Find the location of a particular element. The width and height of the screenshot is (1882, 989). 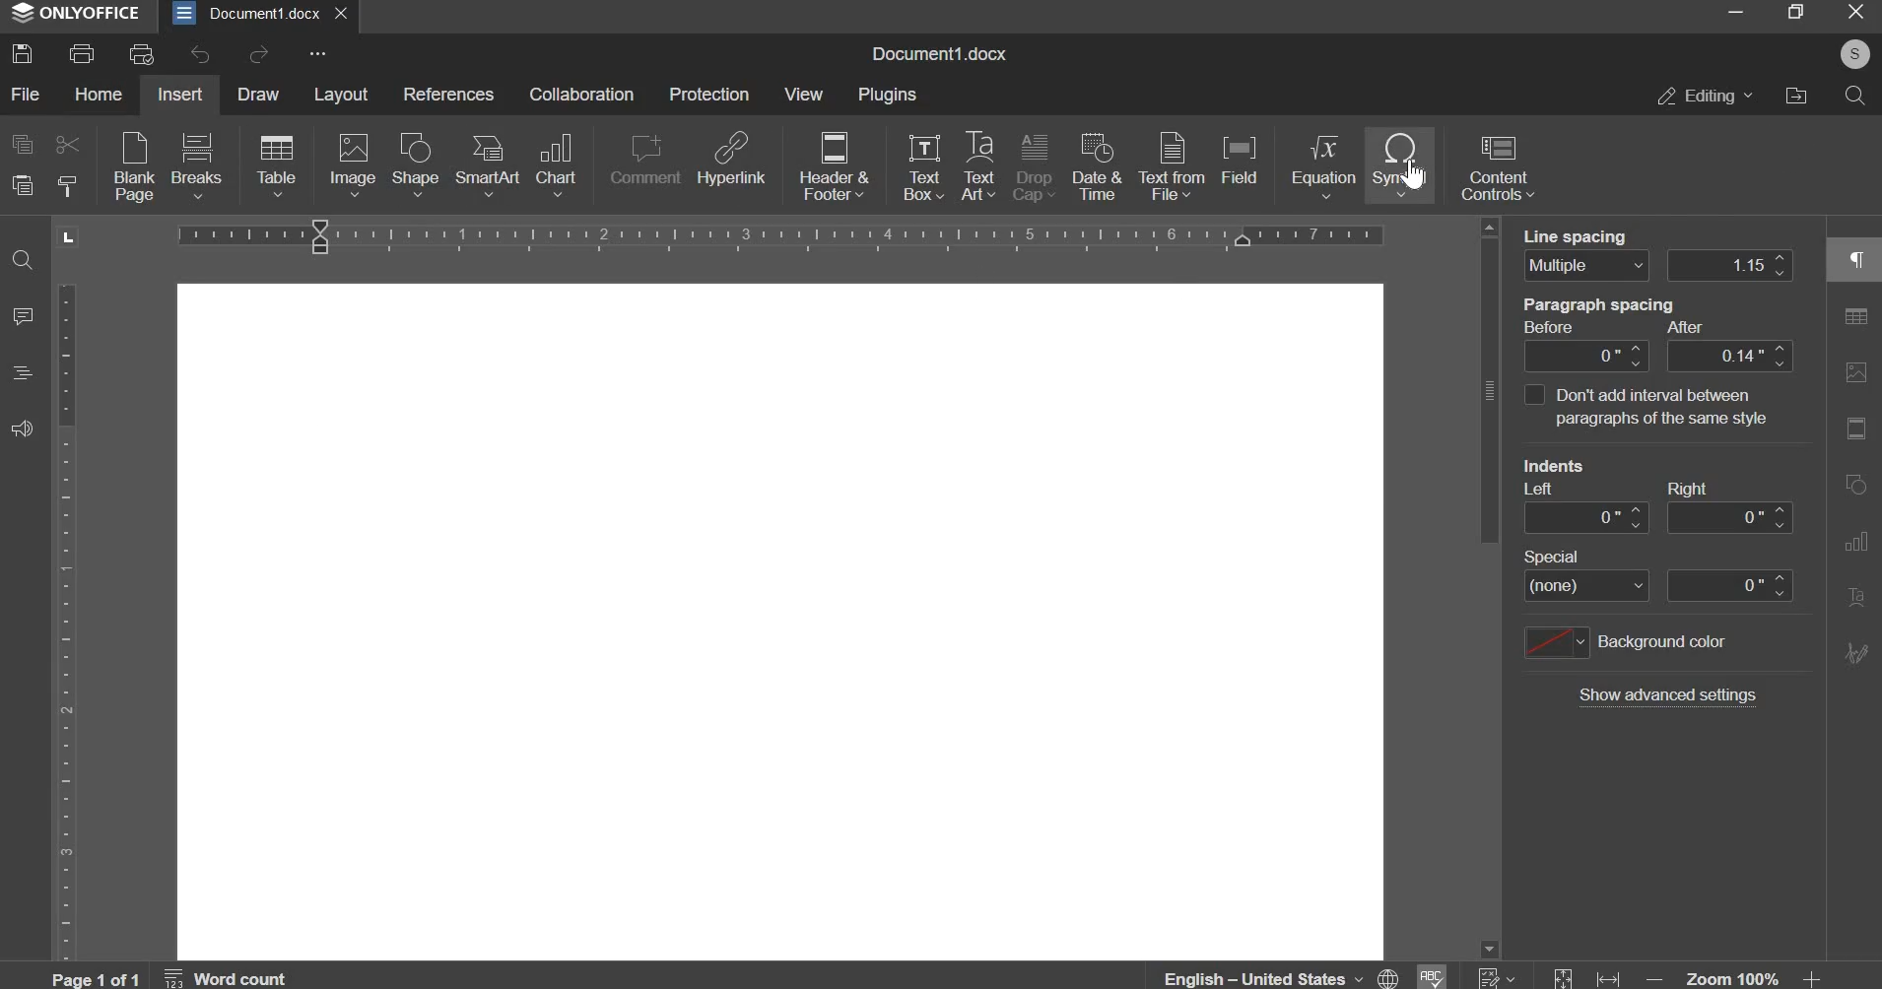

save is located at coordinates (24, 56).